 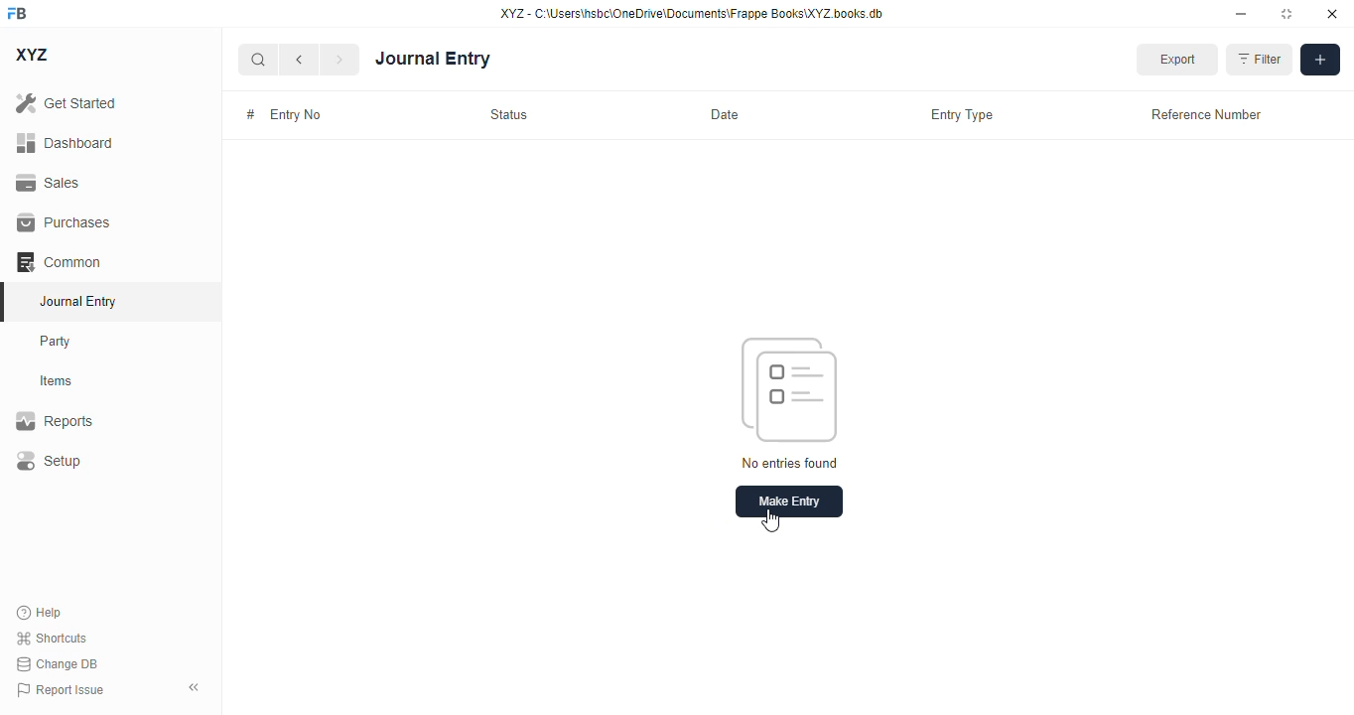 What do you see at coordinates (79, 301) in the screenshot?
I see `journal entry` at bounding box center [79, 301].